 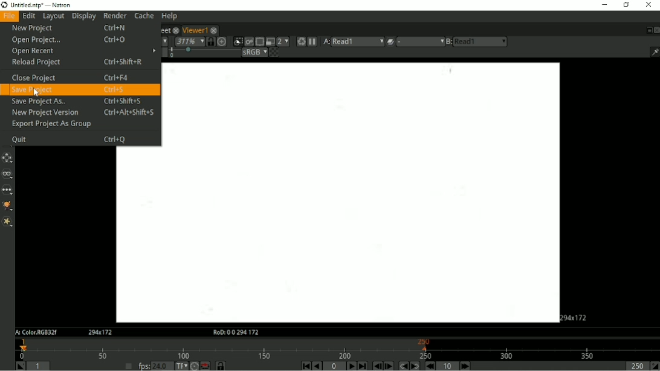 What do you see at coordinates (358, 42) in the screenshot?
I see `read1` at bounding box center [358, 42].